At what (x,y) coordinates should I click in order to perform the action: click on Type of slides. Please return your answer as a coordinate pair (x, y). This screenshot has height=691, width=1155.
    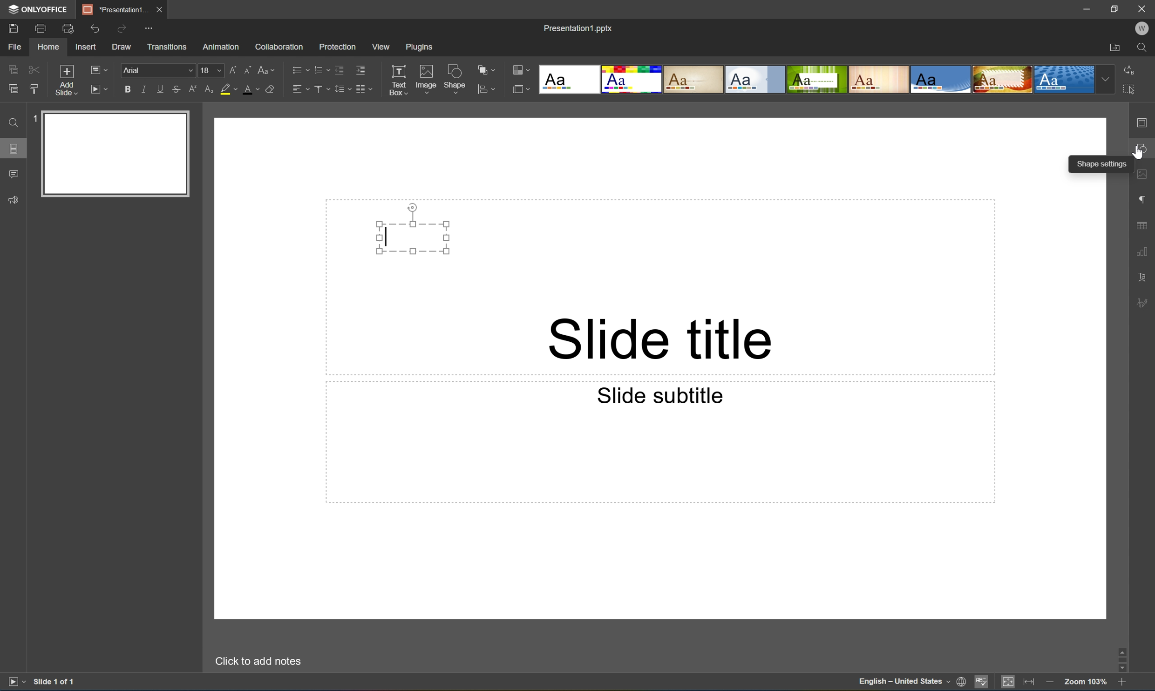
    Looking at the image, I should click on (816, 80).